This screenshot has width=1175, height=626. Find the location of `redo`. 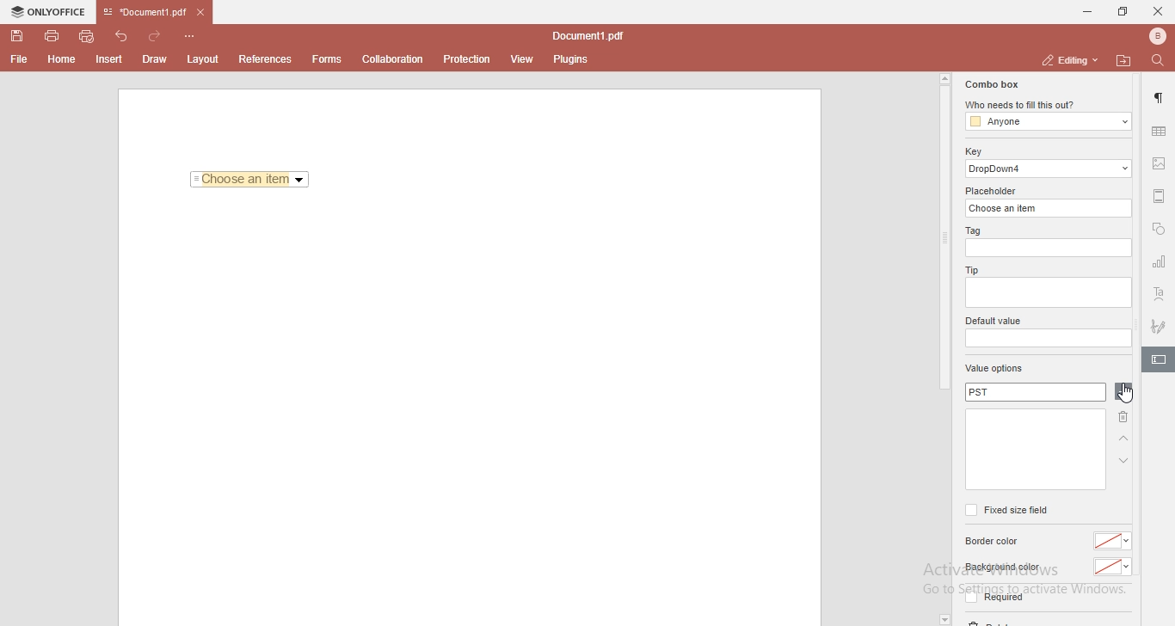

redo is located at coordinates (158, 33).